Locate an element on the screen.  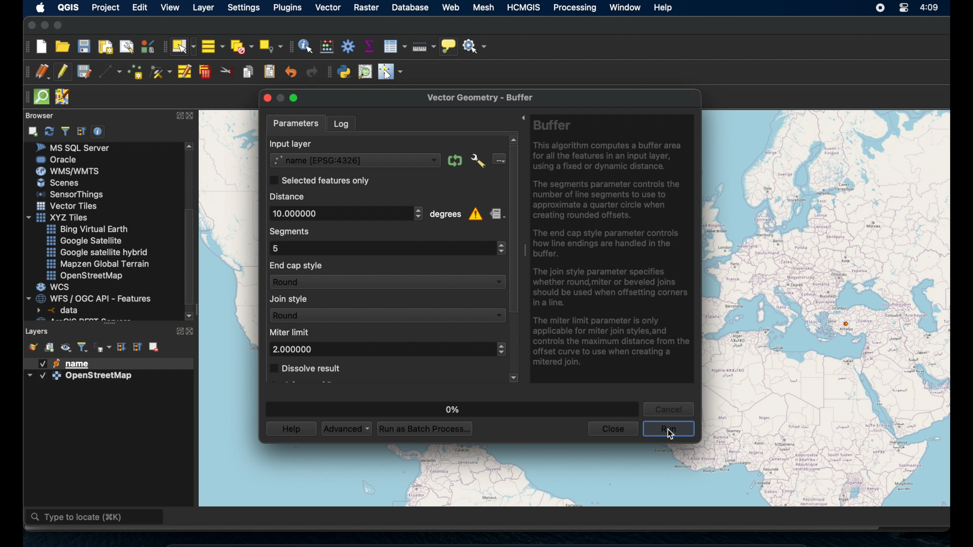
input layer dropdown is located at coordinates (354, 160).